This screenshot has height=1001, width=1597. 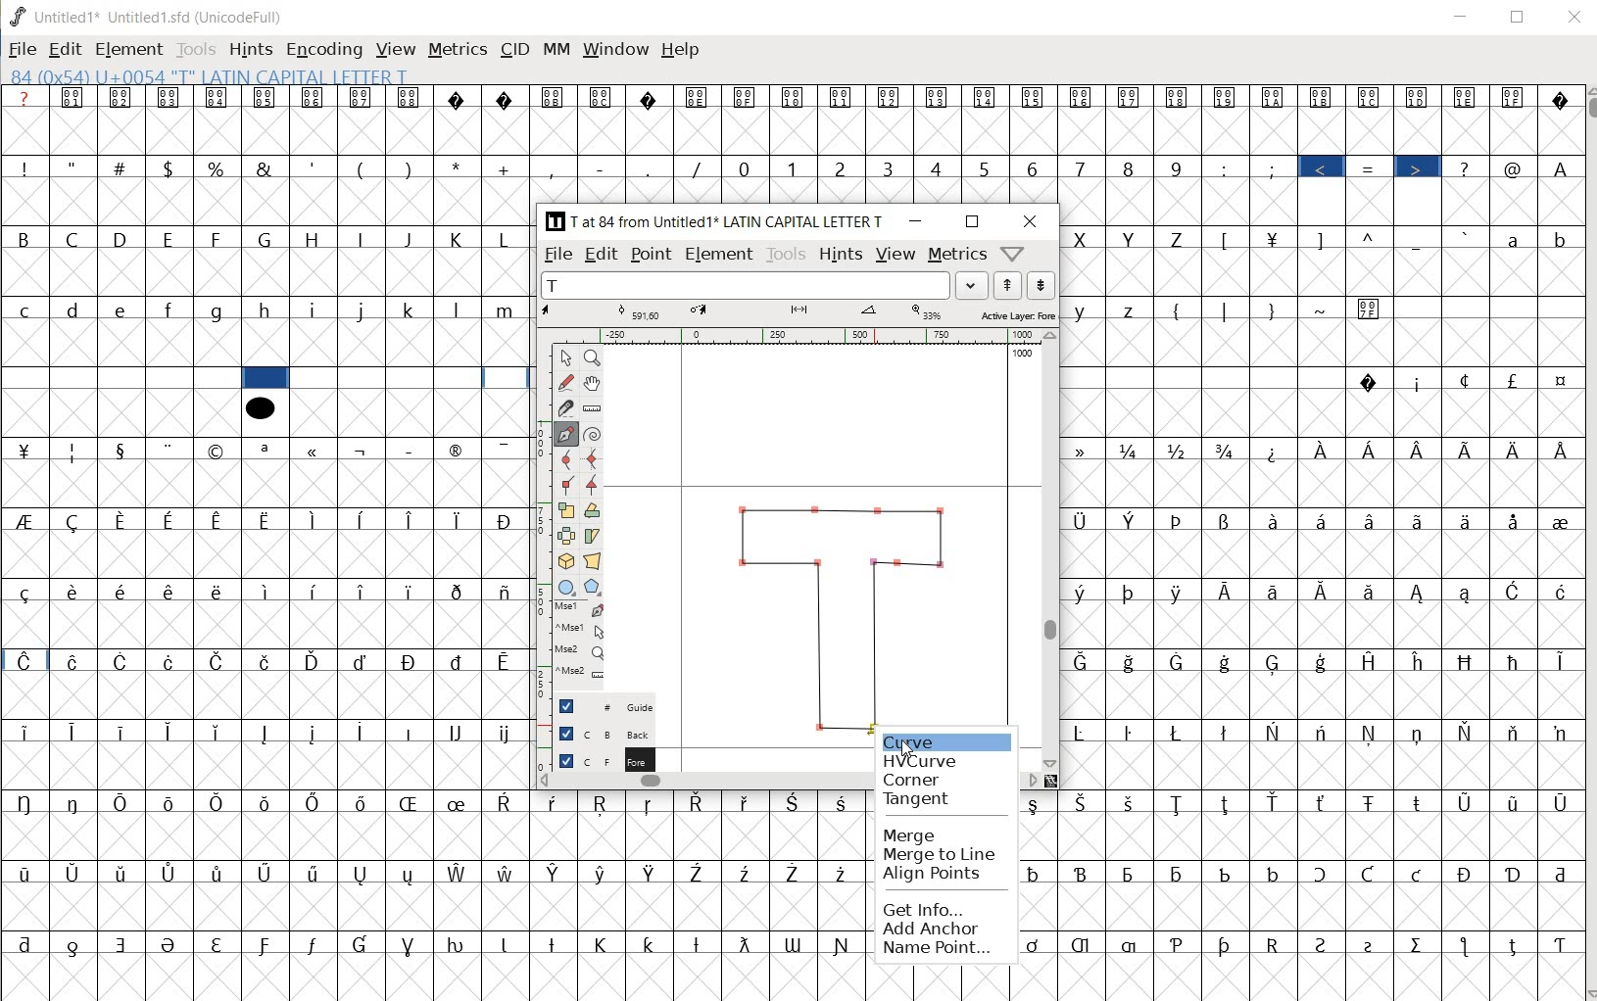 I want to click on Symbol, so click(x=363, y=520).